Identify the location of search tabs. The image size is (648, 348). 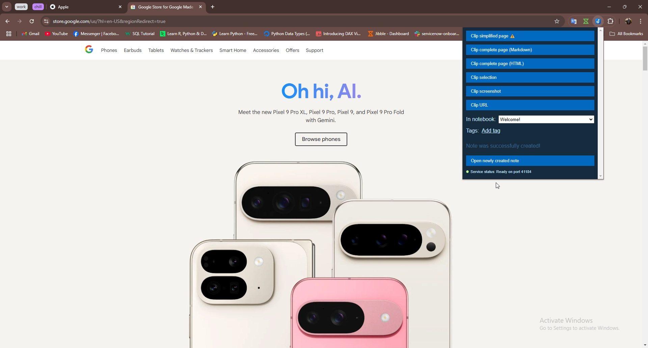
(7, 7).